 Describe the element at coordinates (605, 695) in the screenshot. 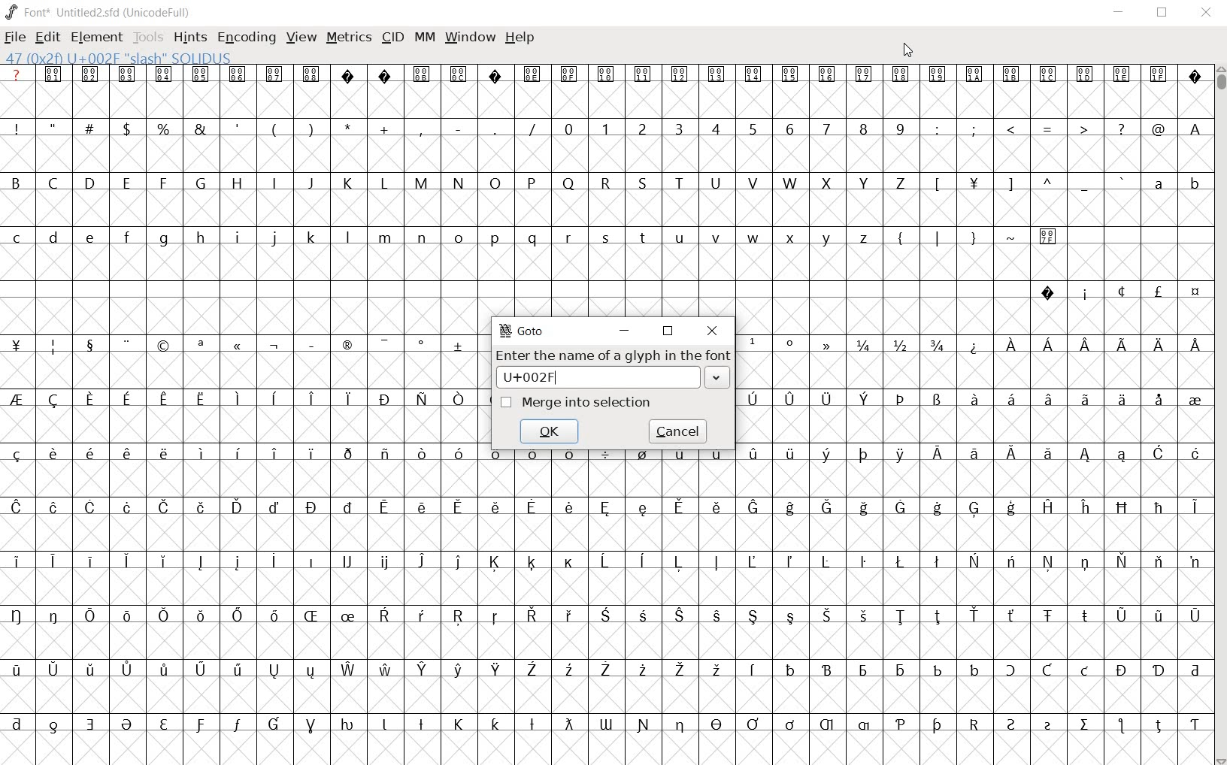

I see `empty cells` at that location.